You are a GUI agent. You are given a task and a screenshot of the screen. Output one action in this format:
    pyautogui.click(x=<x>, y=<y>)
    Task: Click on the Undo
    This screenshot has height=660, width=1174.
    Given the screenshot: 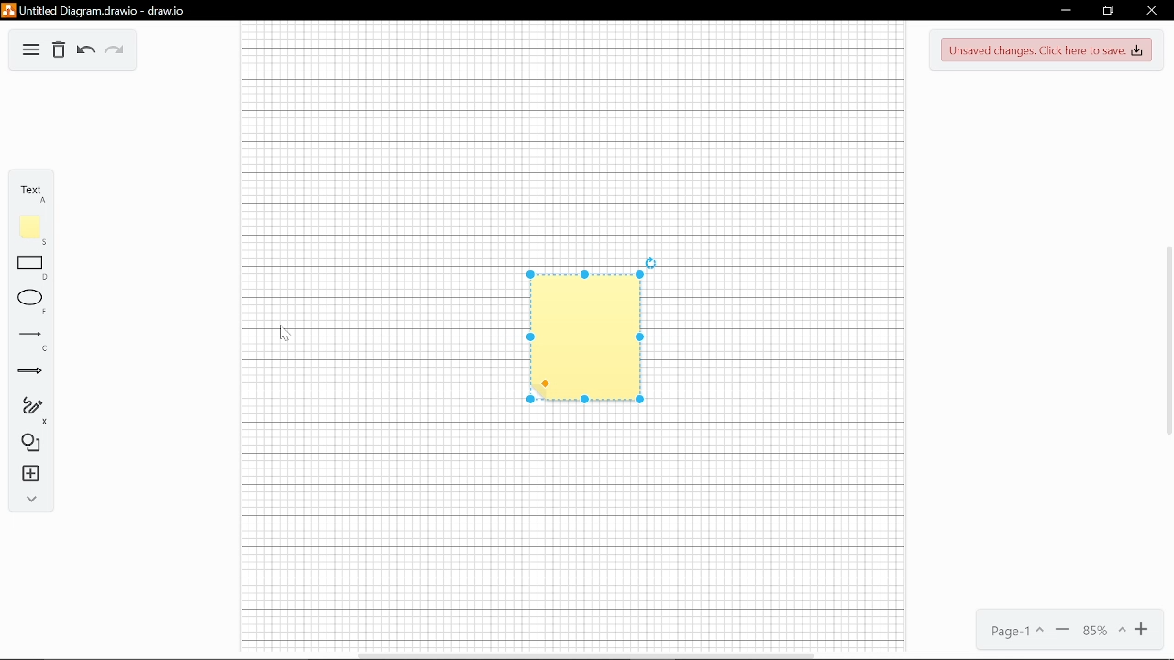 What is the action you would take?
    pyautogui.click(x=86, y=51)
    